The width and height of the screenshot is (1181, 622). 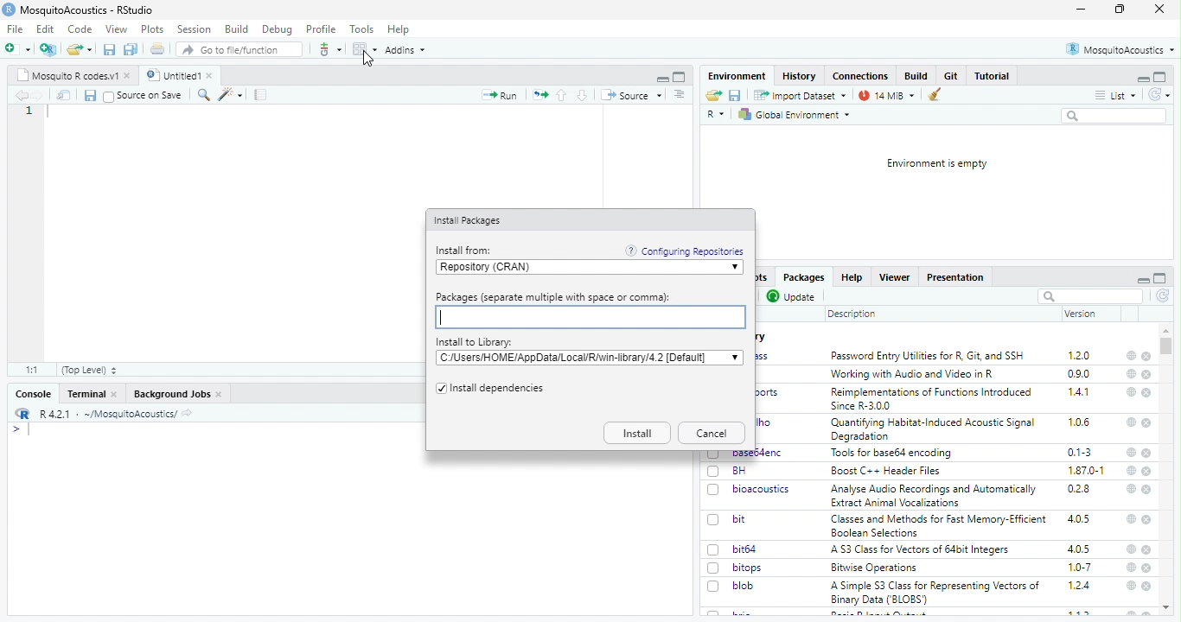 What do you see at coordinates (47, 29) in the screenshot?
I see `Edit` at bounding box center [47, 29].